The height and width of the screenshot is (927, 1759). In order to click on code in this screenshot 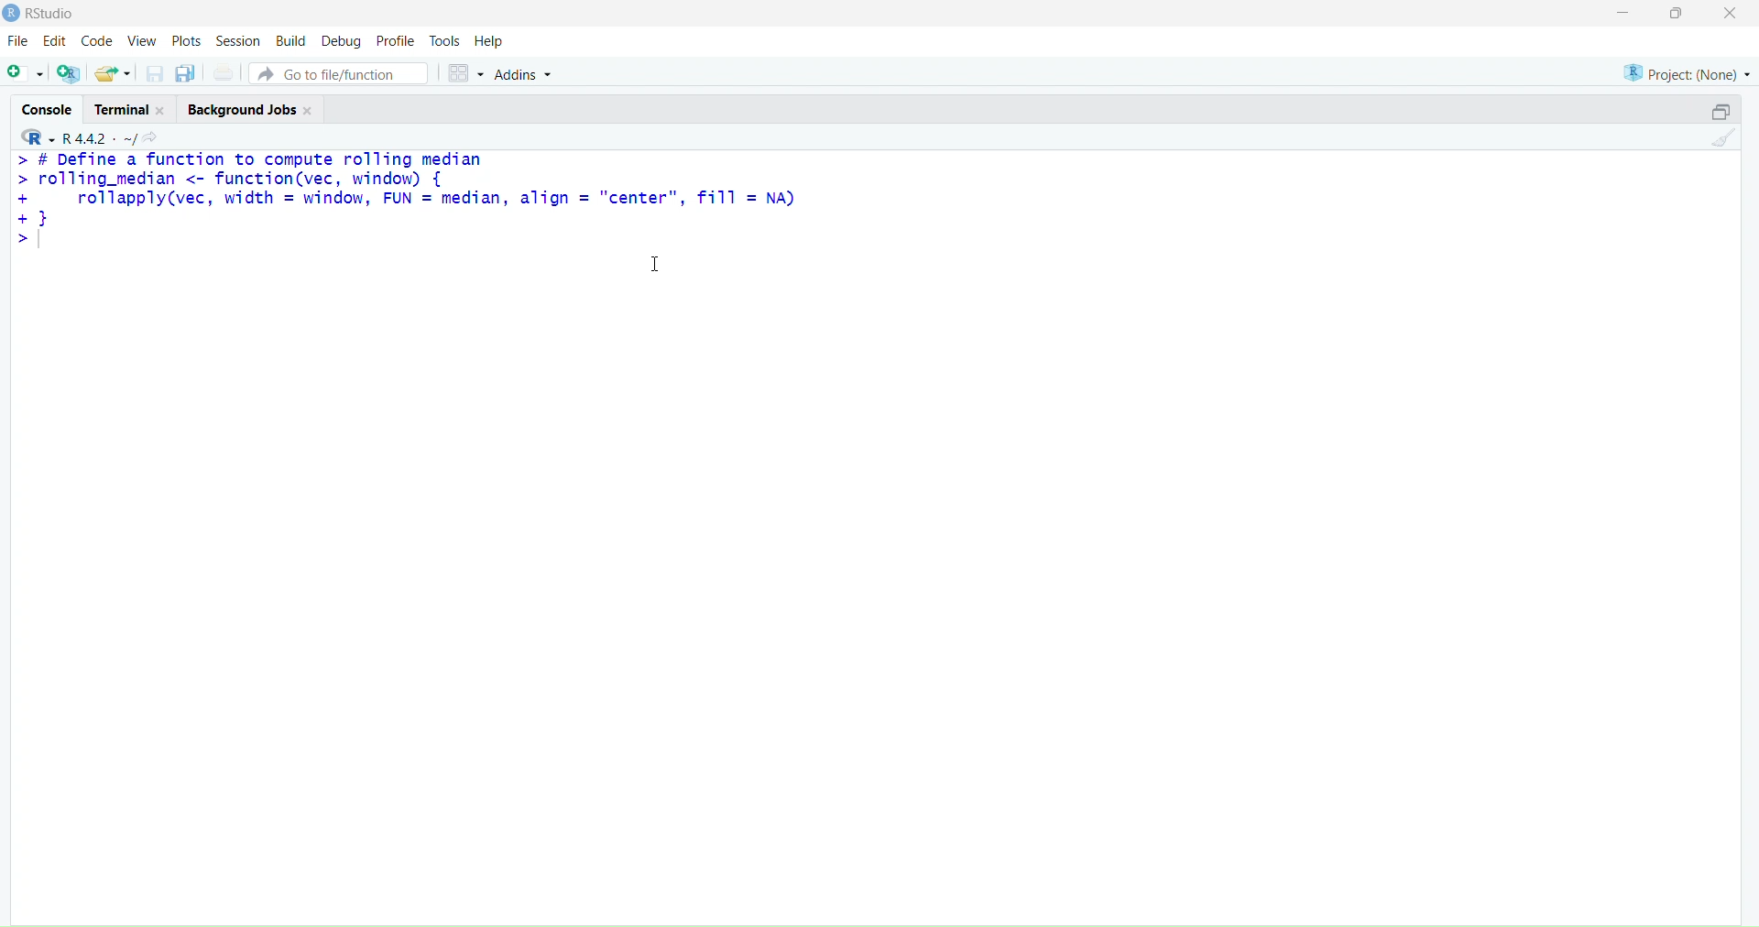, I will do `click(98, 40)`.